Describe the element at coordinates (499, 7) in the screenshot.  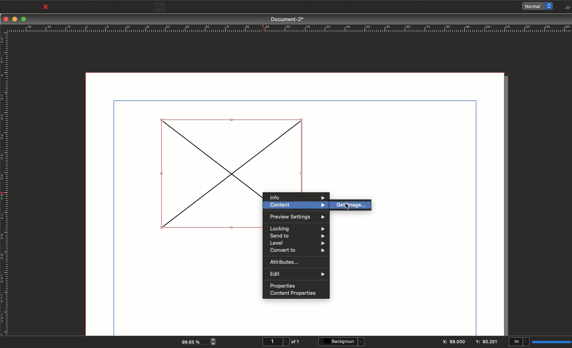
I see `Text annotation` at that location.